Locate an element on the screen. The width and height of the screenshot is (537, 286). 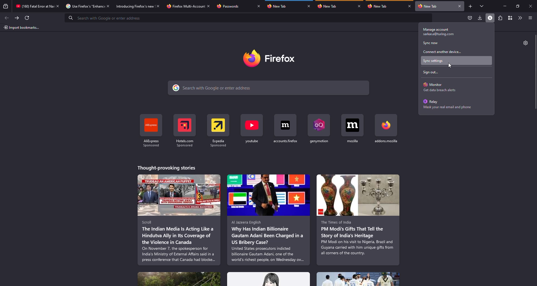
shortcut is located at coordinates (320, 129).